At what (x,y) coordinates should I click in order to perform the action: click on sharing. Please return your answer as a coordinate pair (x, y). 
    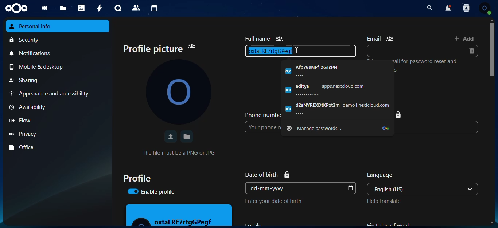
    Looking at the image, I should click on (58, 80).